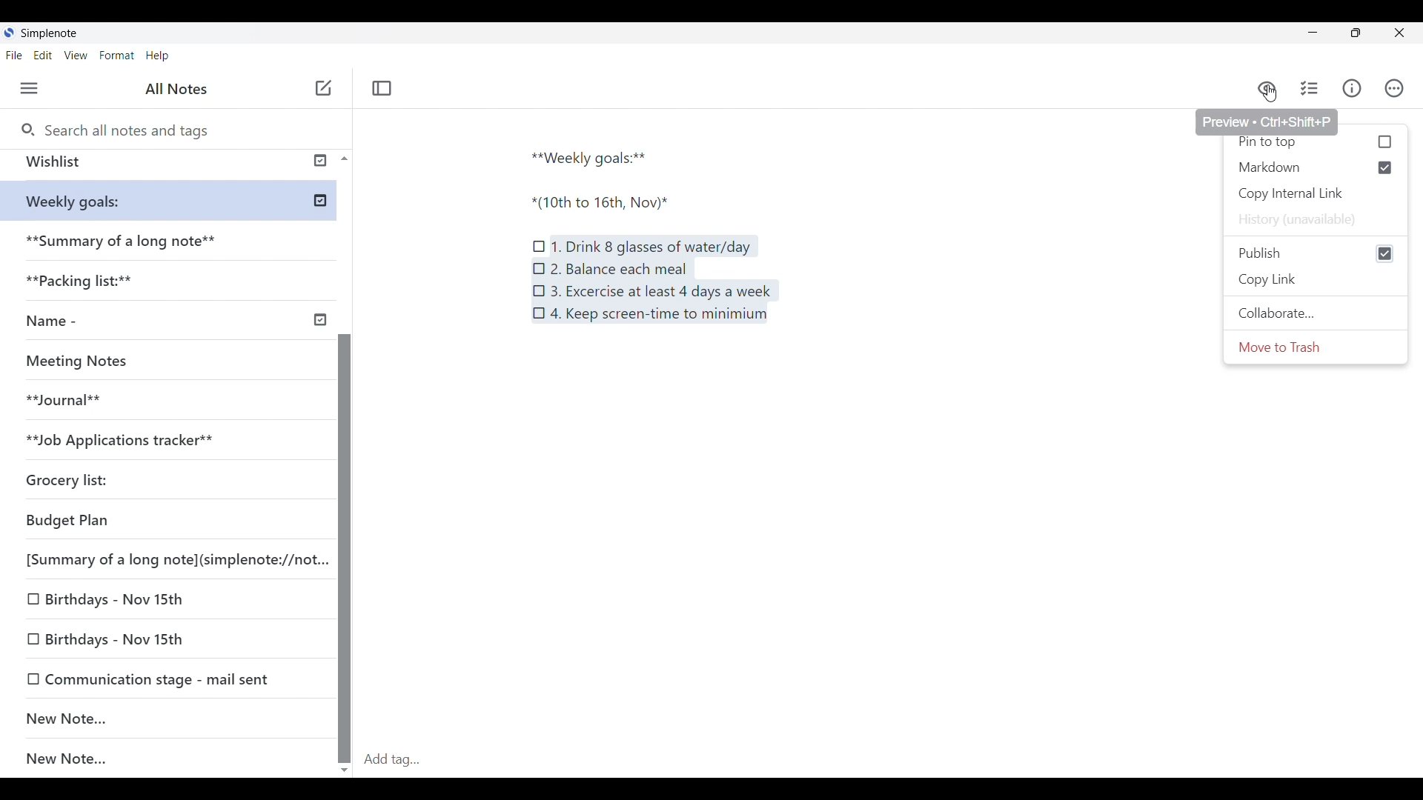 Image resolution: width=1423 pixels, height=800 pixels. I want to click on Checklist icon, so click(538, 267).